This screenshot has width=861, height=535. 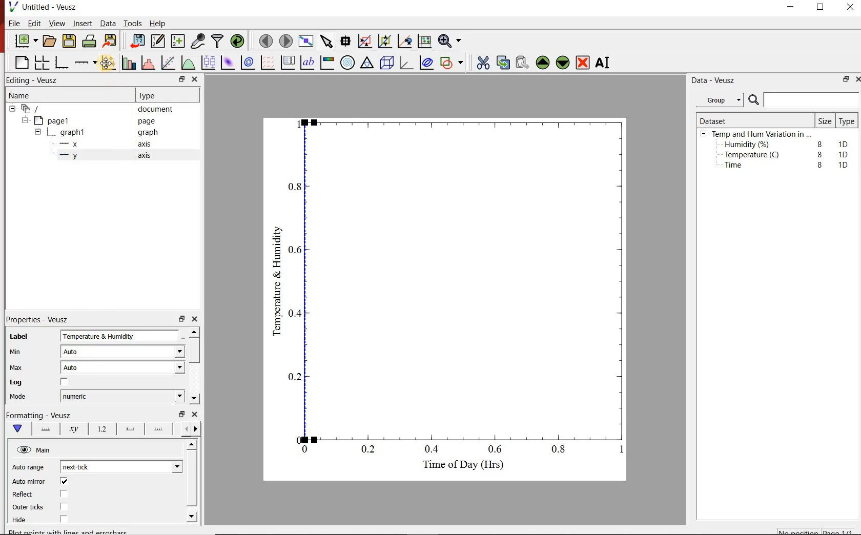 What do you see at coordinates (11, 110) in the screenshot?
I see `hide sub menu` at bounding box center [11, 110].